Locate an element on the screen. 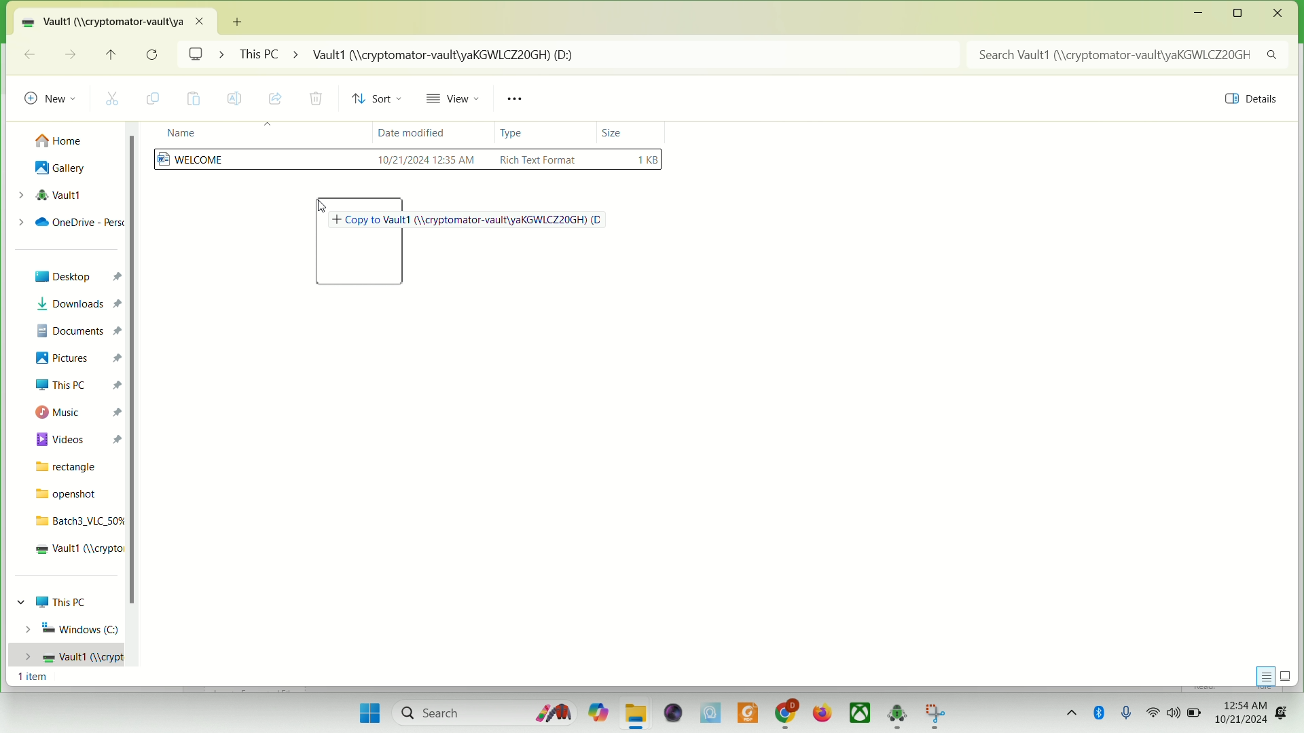 This screenshot has width=1304, height=733. copy is located at coordinates (158, 99).